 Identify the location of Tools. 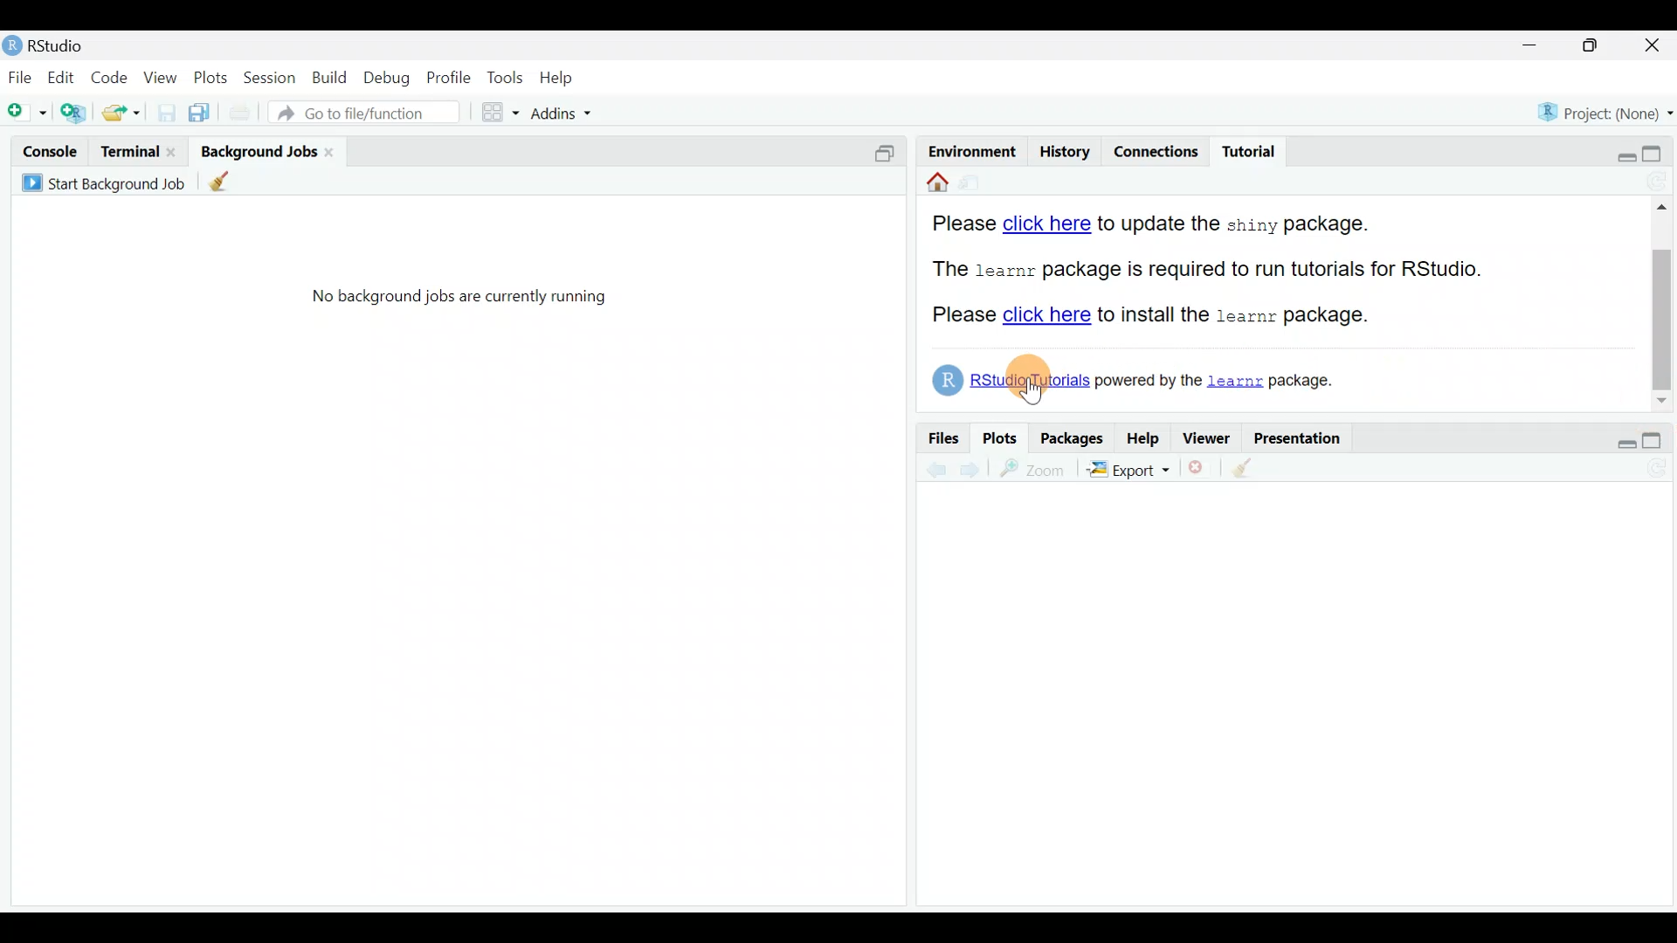
(505, 76).